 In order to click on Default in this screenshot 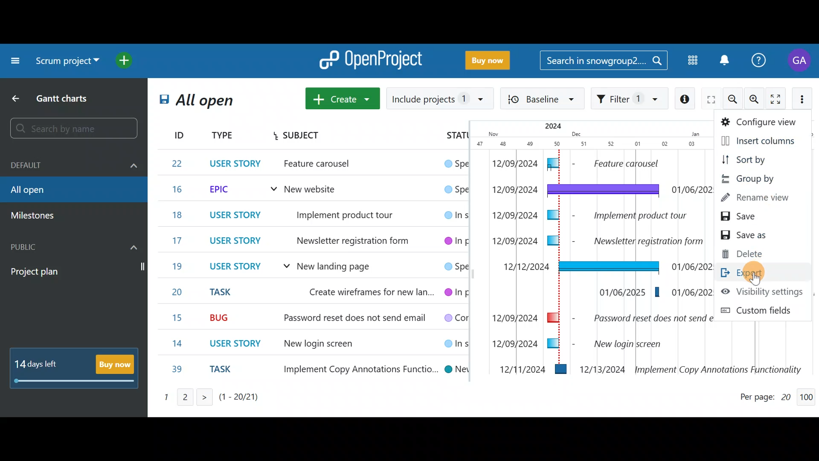, I will do `click(75, 166)`.